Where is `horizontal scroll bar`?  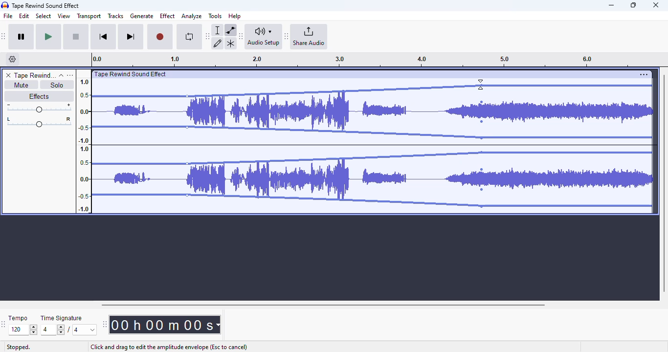
horizontal scroll bar is located at coordinates (323, 305).